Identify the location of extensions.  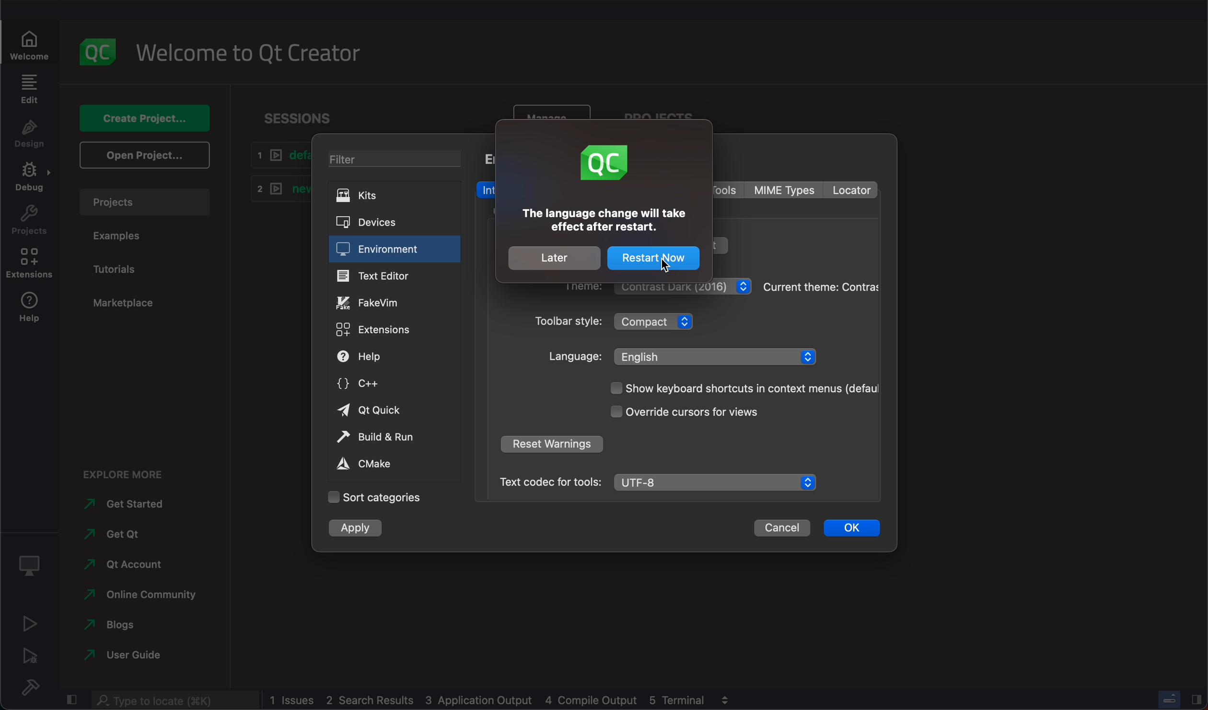
(395, 329).